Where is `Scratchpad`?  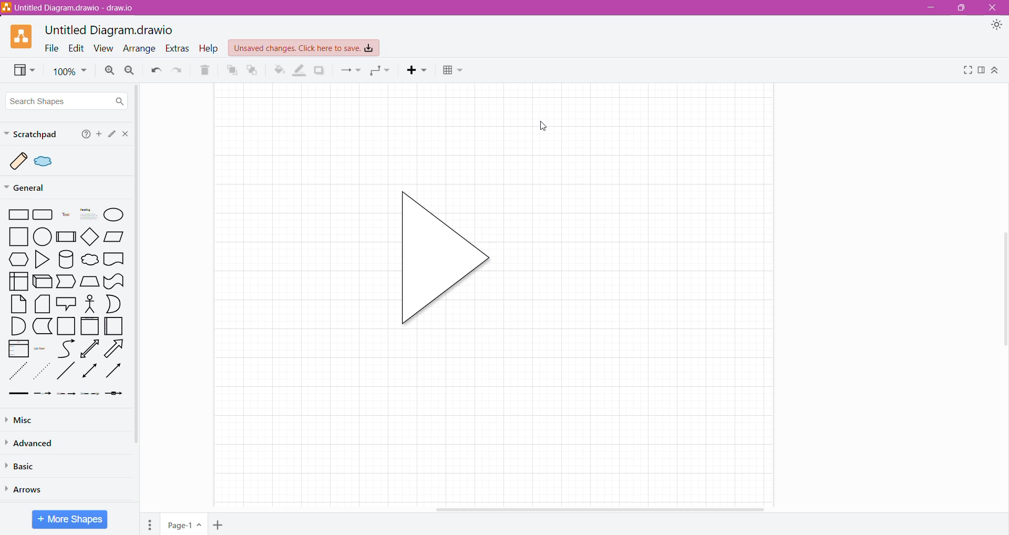
Scratchpad is located at coordinates (32, 133).